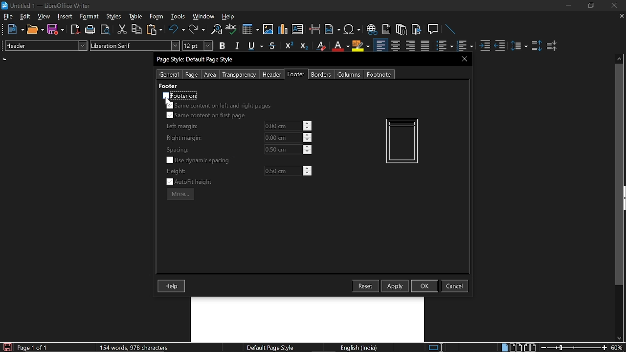  I want to click on Insert page break, so click(314, 29).